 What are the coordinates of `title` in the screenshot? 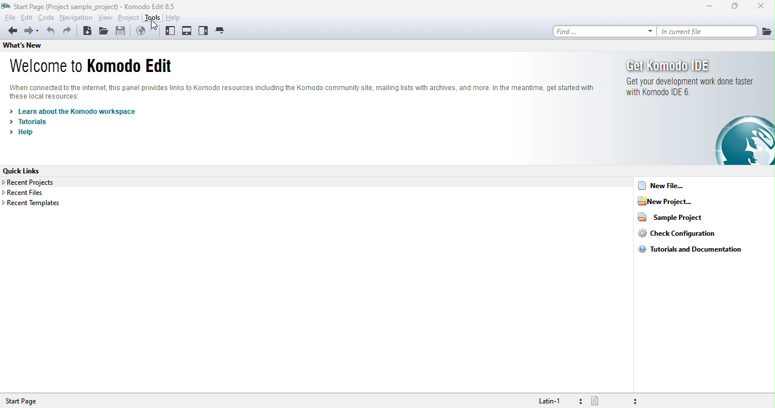 It's located at (90, 6).